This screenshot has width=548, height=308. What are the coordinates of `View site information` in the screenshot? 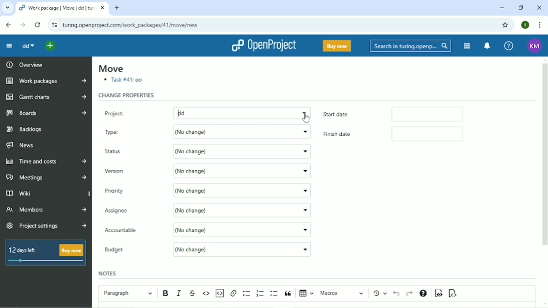 It's located at (54, 25).